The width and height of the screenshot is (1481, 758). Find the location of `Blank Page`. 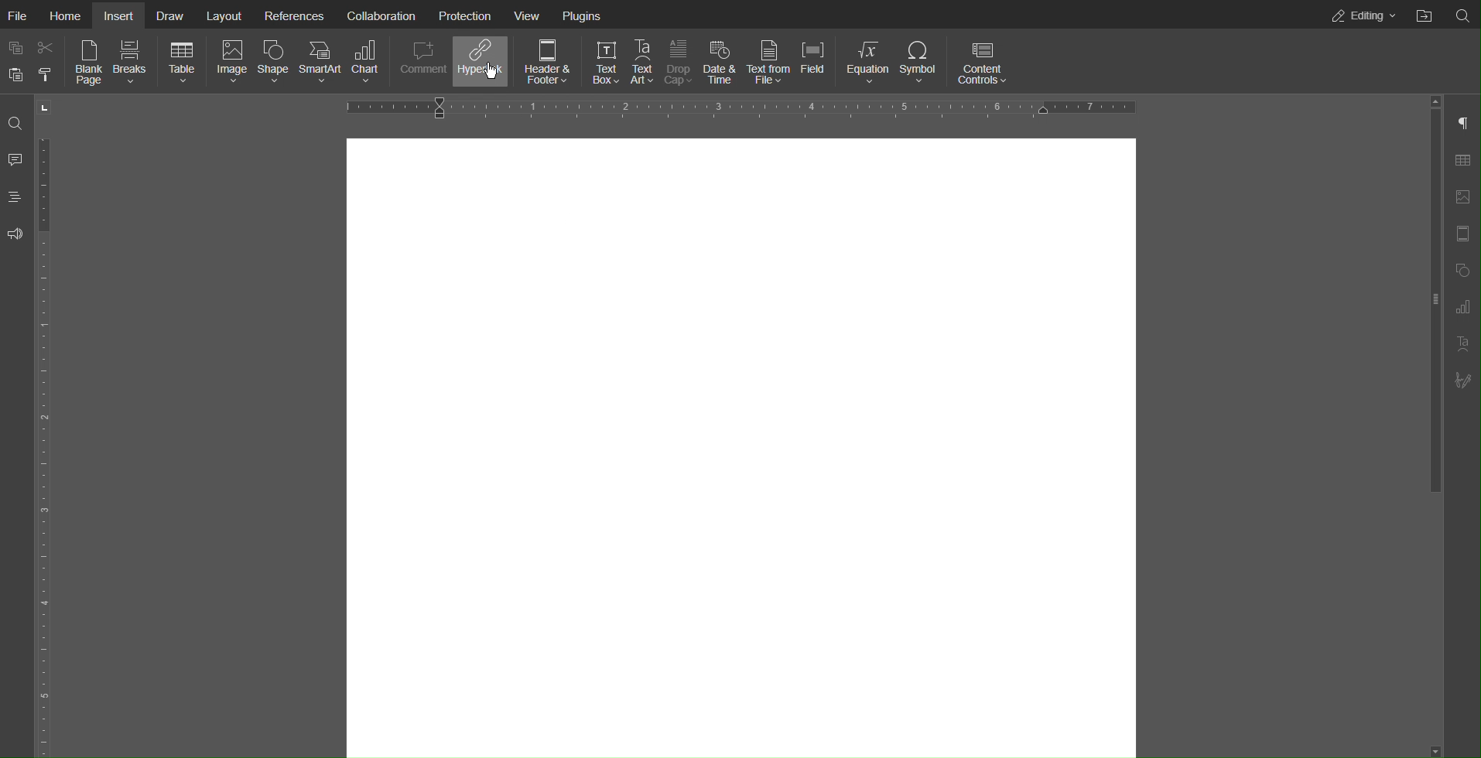

Blank Page is located at coordinates (89, 64).